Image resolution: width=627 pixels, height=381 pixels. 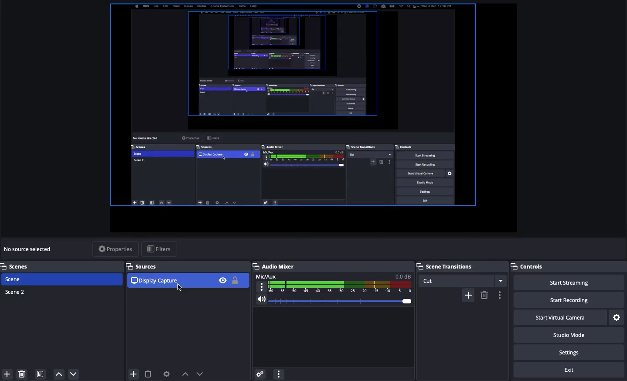 I want to click on Move down, so click(x=74, y=374).